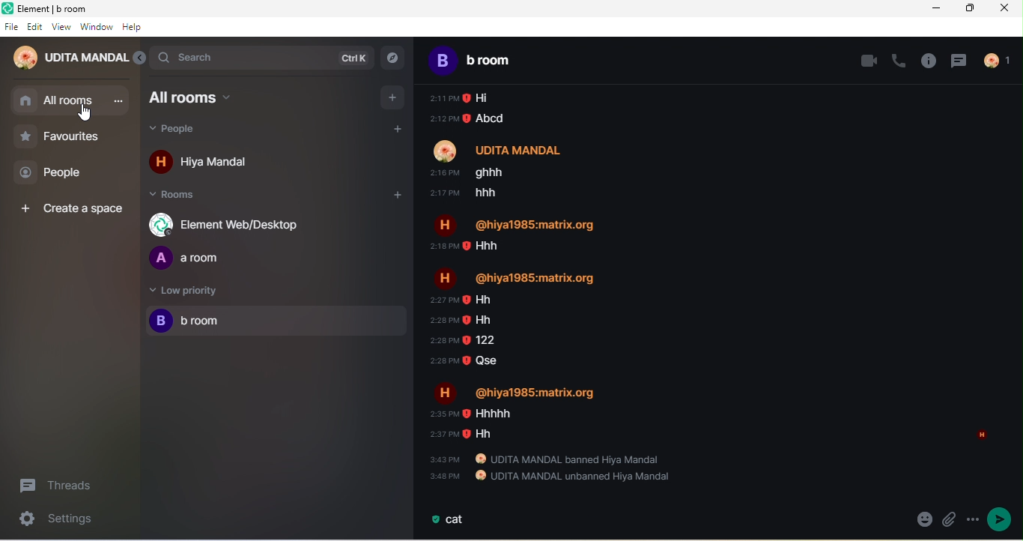 This screenshot has height=541, width=1023. I want to click on low priority, so click(185, 293).